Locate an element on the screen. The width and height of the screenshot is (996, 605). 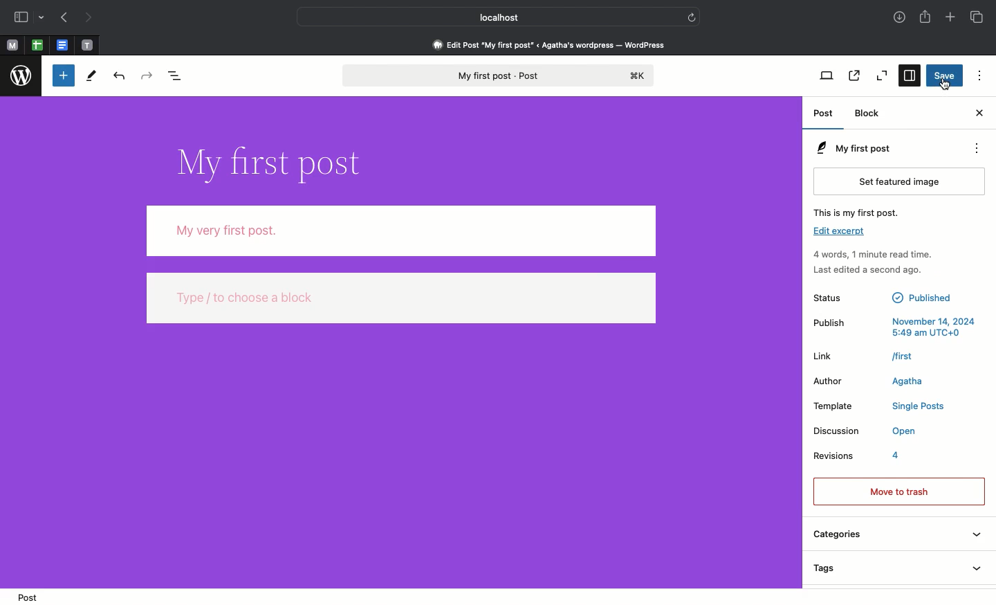
word document tab is located at coordinates (60, 44).